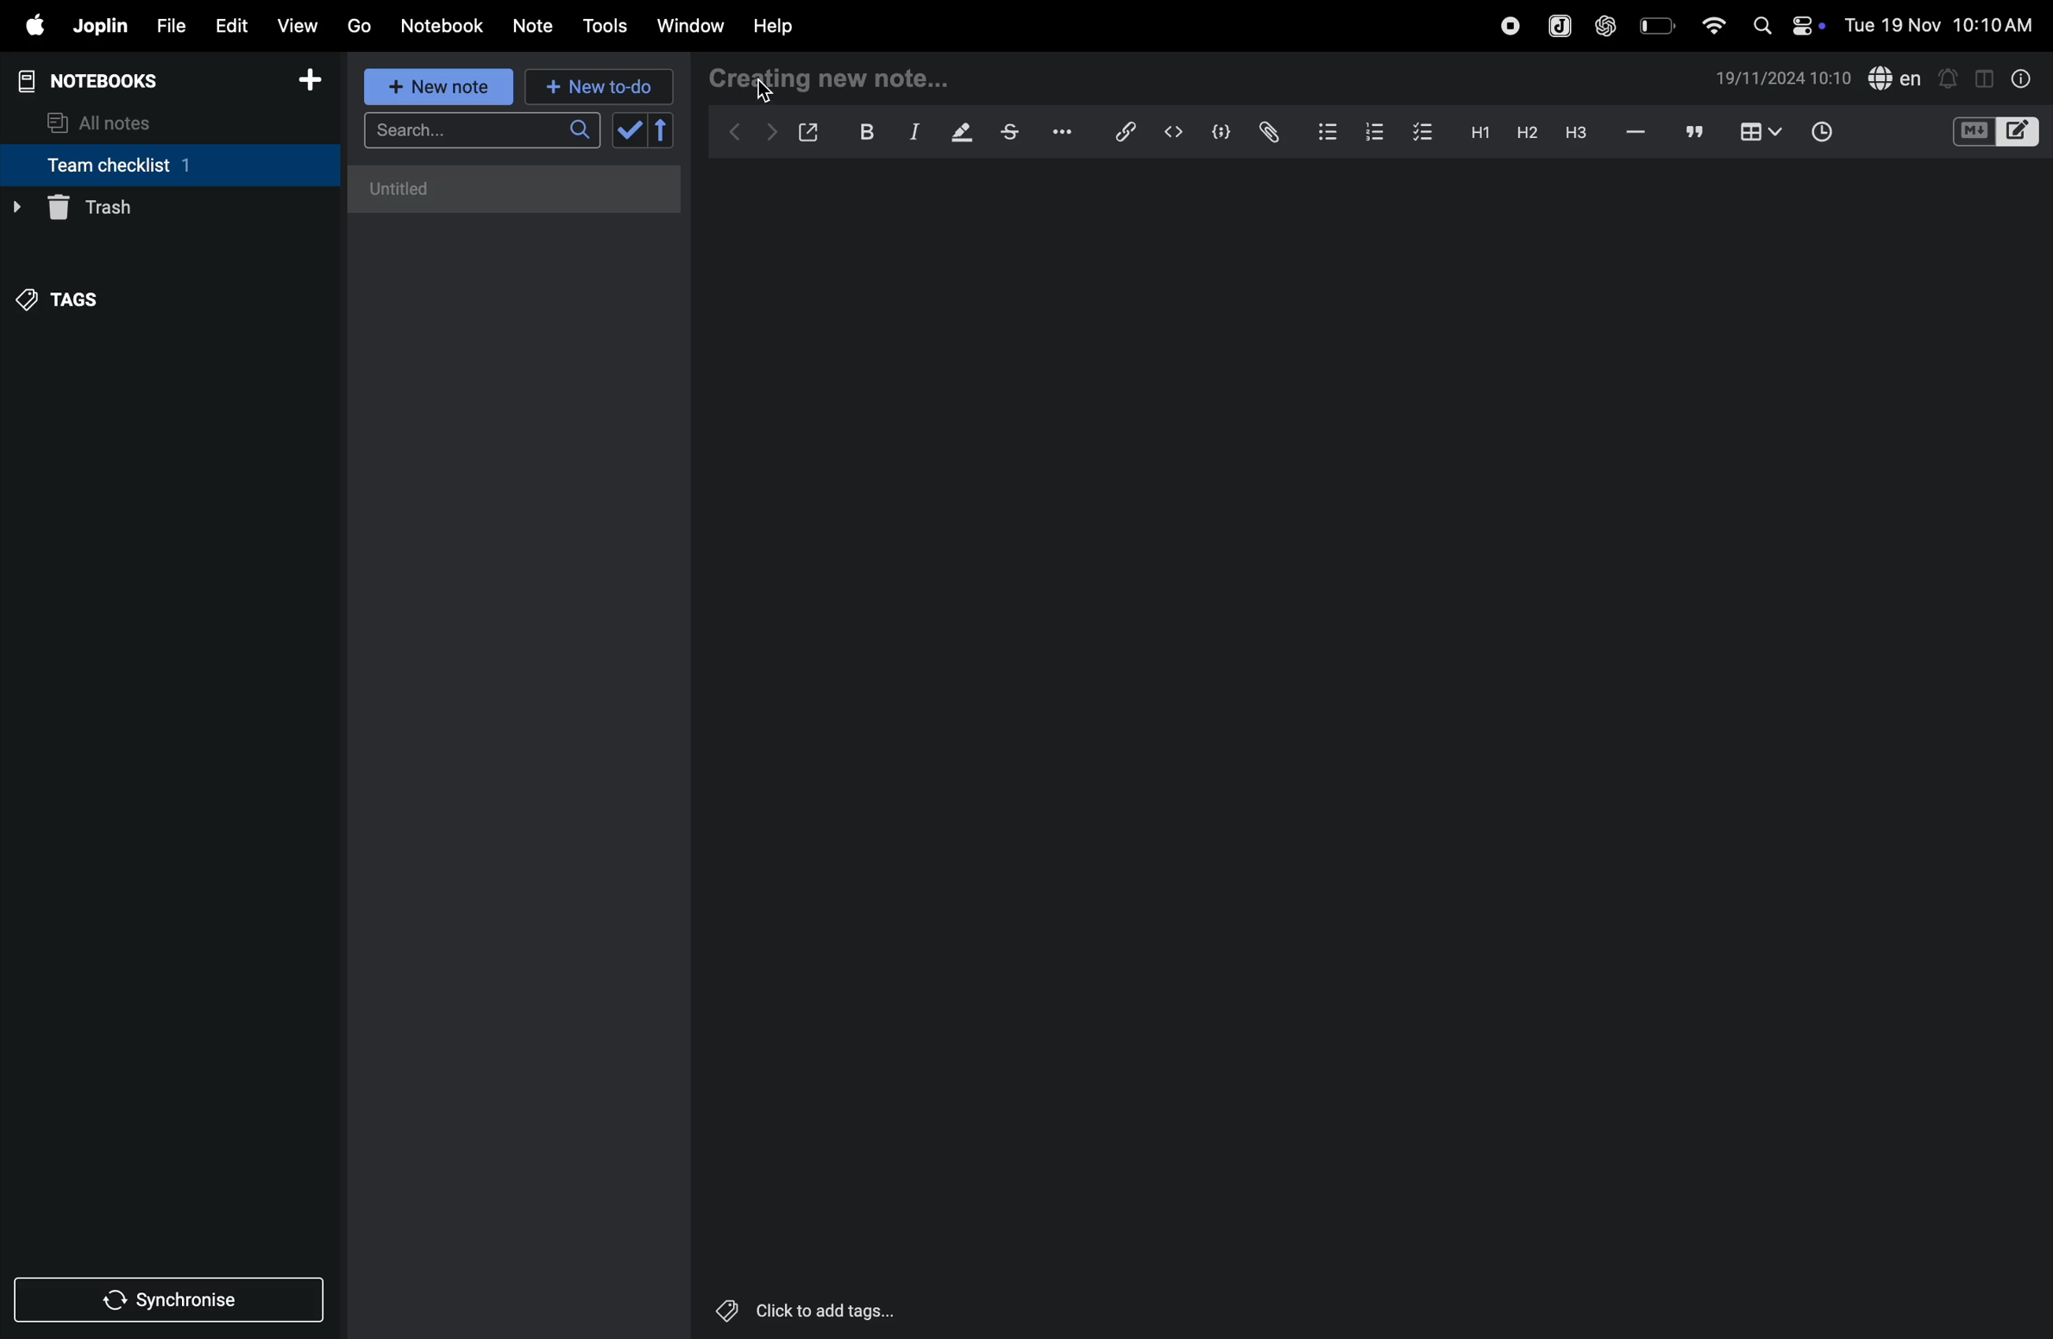  What do you see at coordinates (1371, 129) in the screenshot?
I see `numbered list` at bounding box center [1371, 129].